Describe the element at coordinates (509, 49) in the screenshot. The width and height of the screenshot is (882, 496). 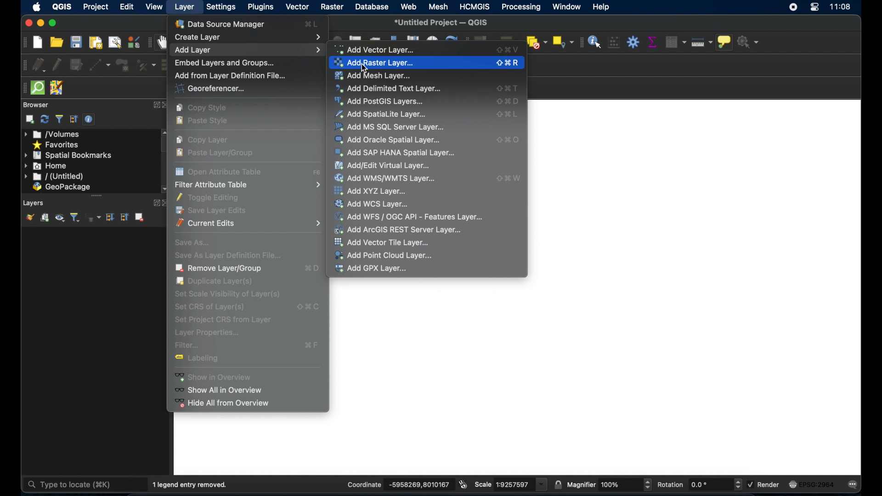
I see `add vector layer` at that location.